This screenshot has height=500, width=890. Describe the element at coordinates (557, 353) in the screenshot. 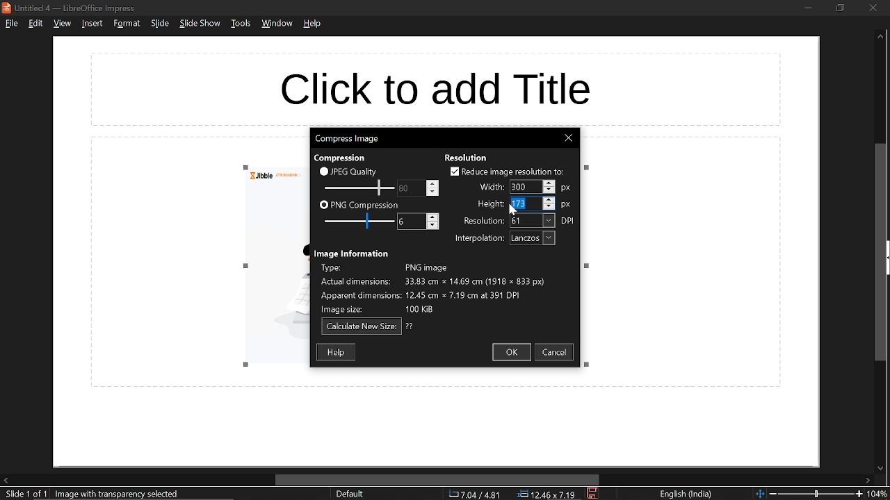

I see `cancel` at that location.